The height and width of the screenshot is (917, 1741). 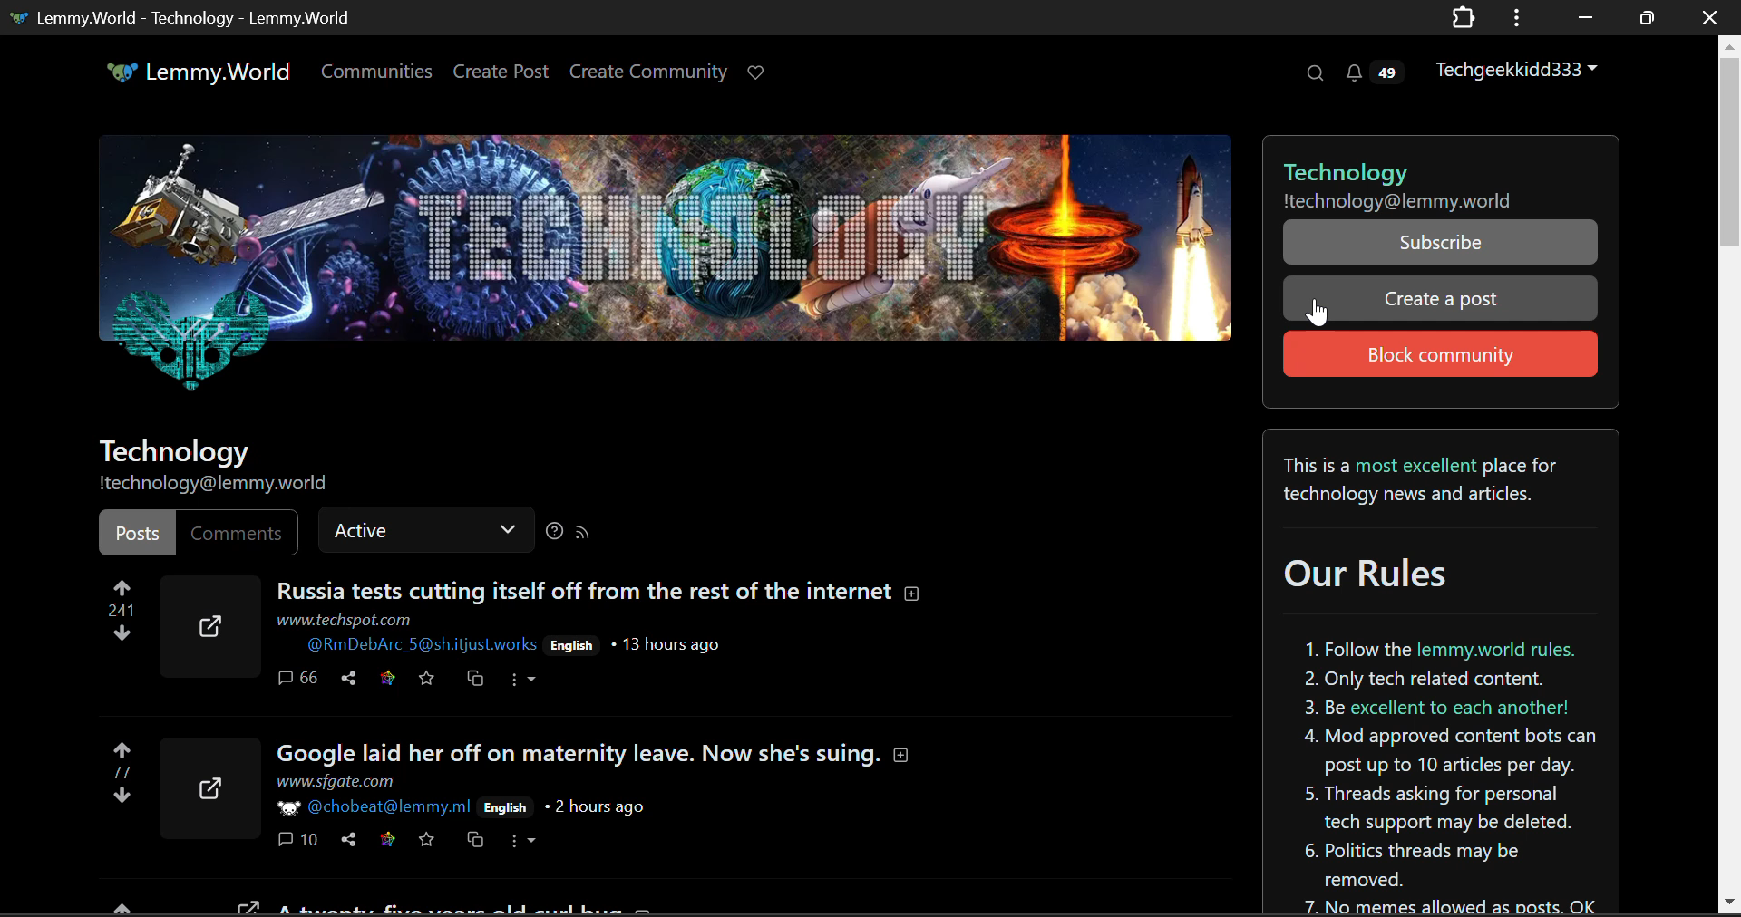 I want to click on save Link, so click(x=386, y=840).